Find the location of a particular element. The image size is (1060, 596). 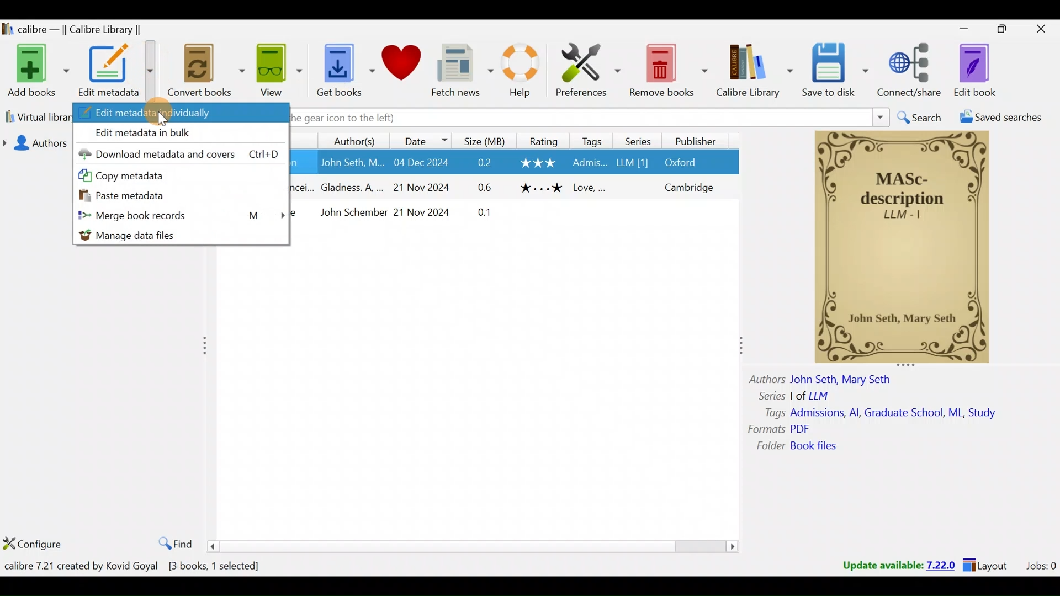

Authors is located at coordinates (356, 140).